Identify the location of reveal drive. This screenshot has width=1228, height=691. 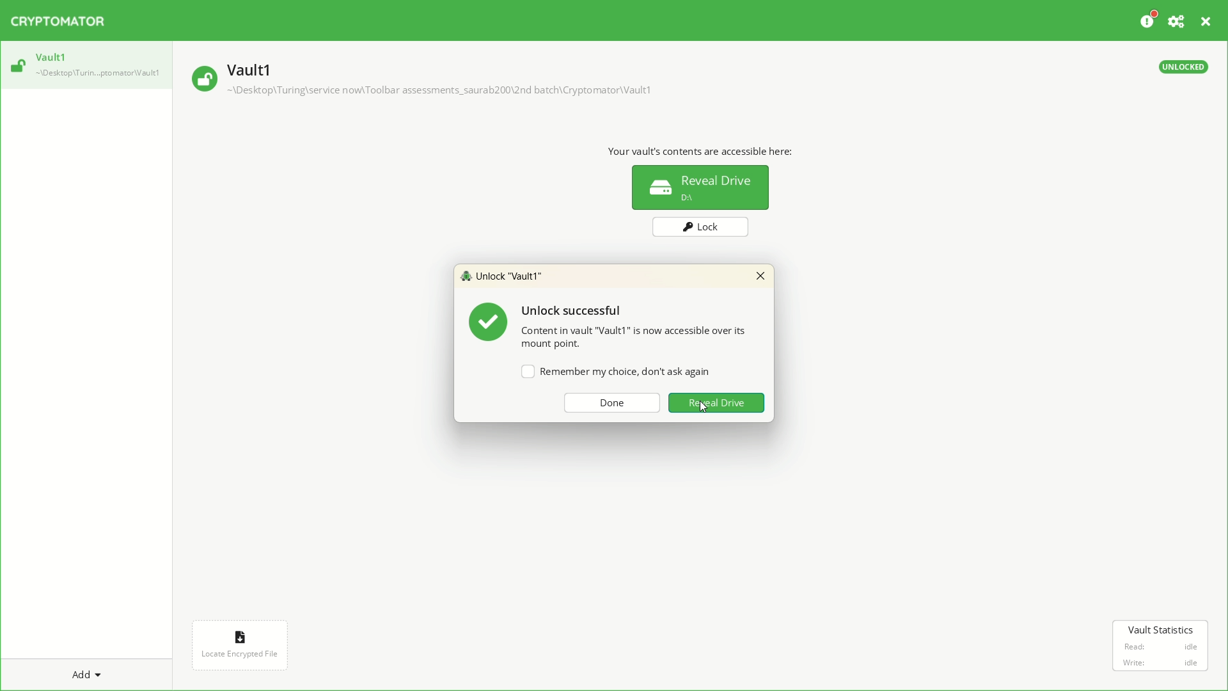
(718, 405).